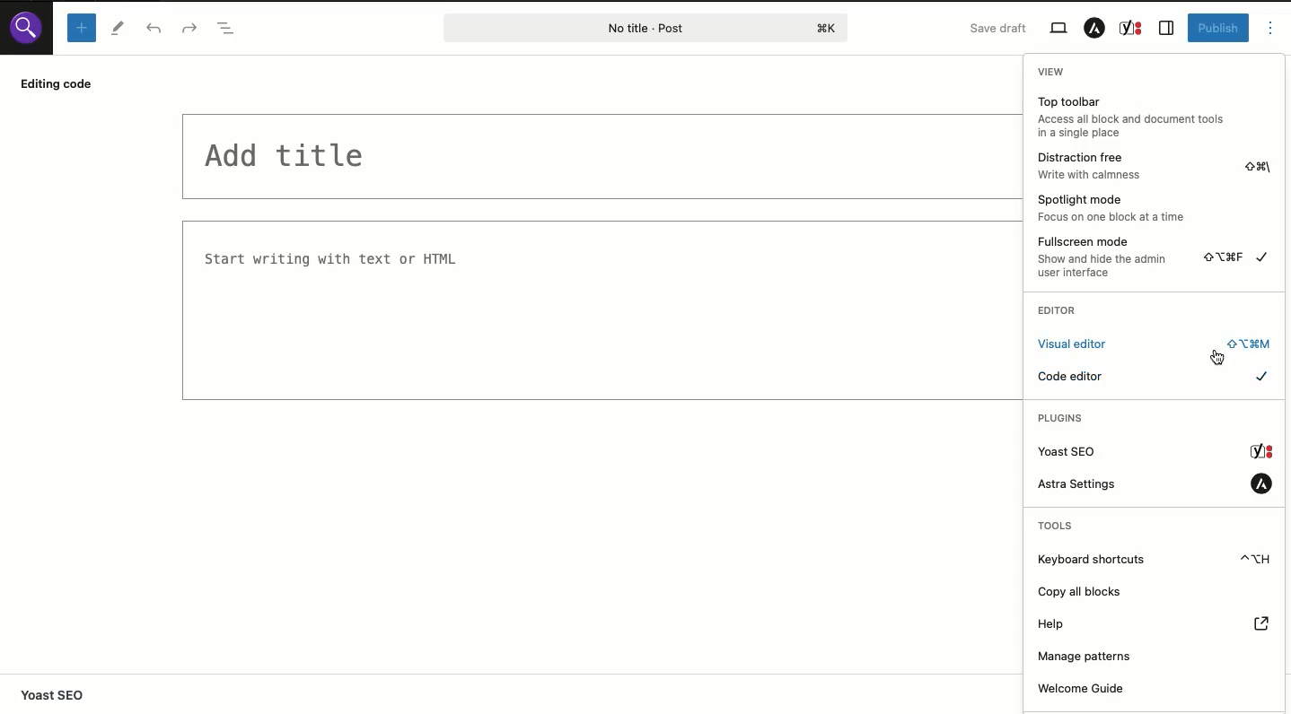 This screenshot has height=714, width=1291. What do you see at coordinates (1079, 589) in the screenshot?
I see `Copy all blocks` at bounding box center [1079, 589].